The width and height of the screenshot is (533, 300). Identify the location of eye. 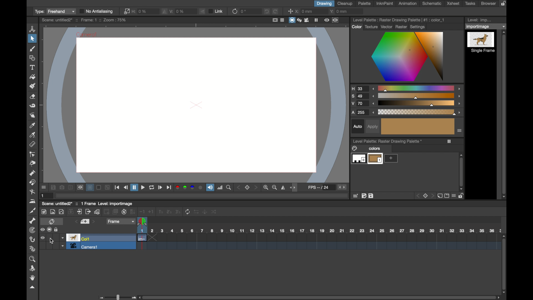
(42, 230).